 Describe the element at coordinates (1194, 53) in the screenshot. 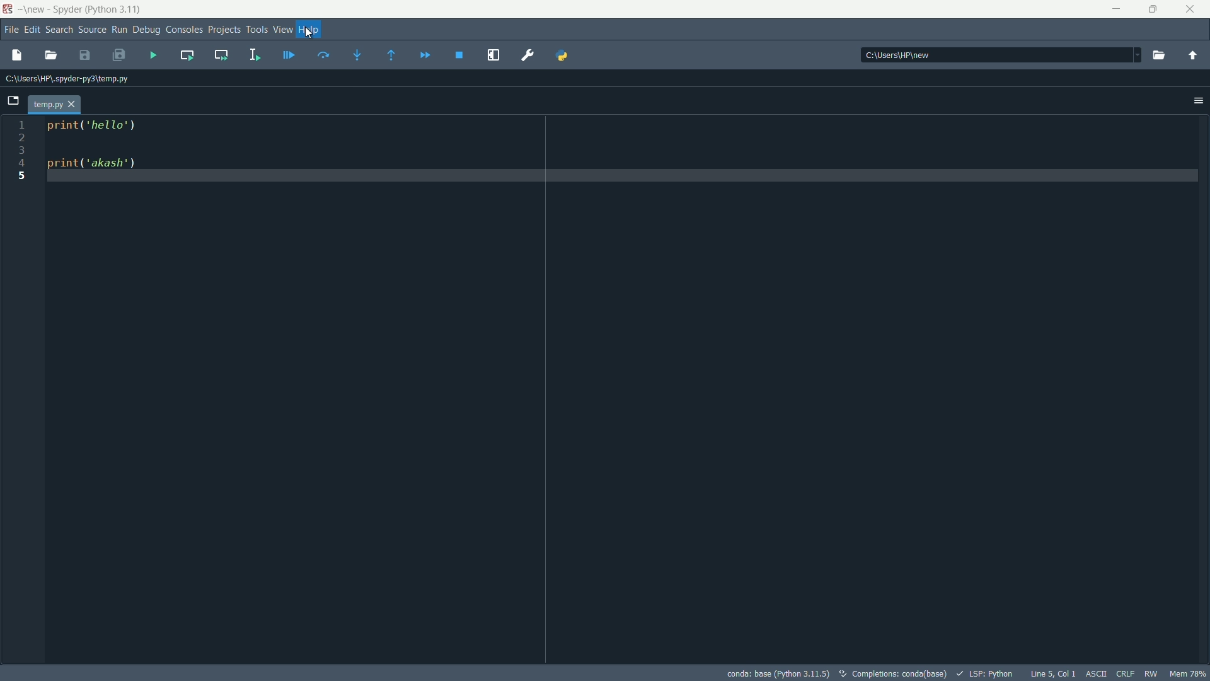

I see `change to parent directory` at that location.